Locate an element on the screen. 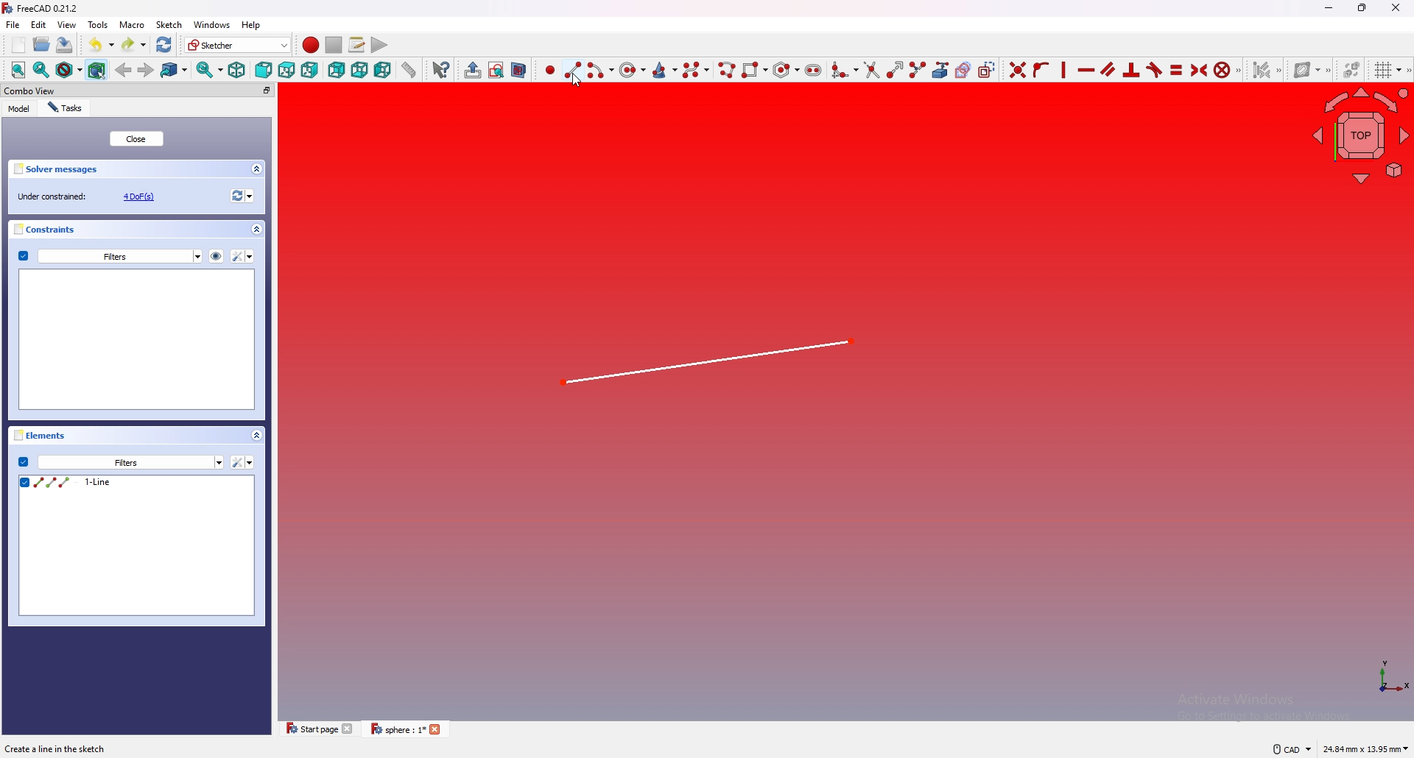  Back is located at coordinates (124, 68).